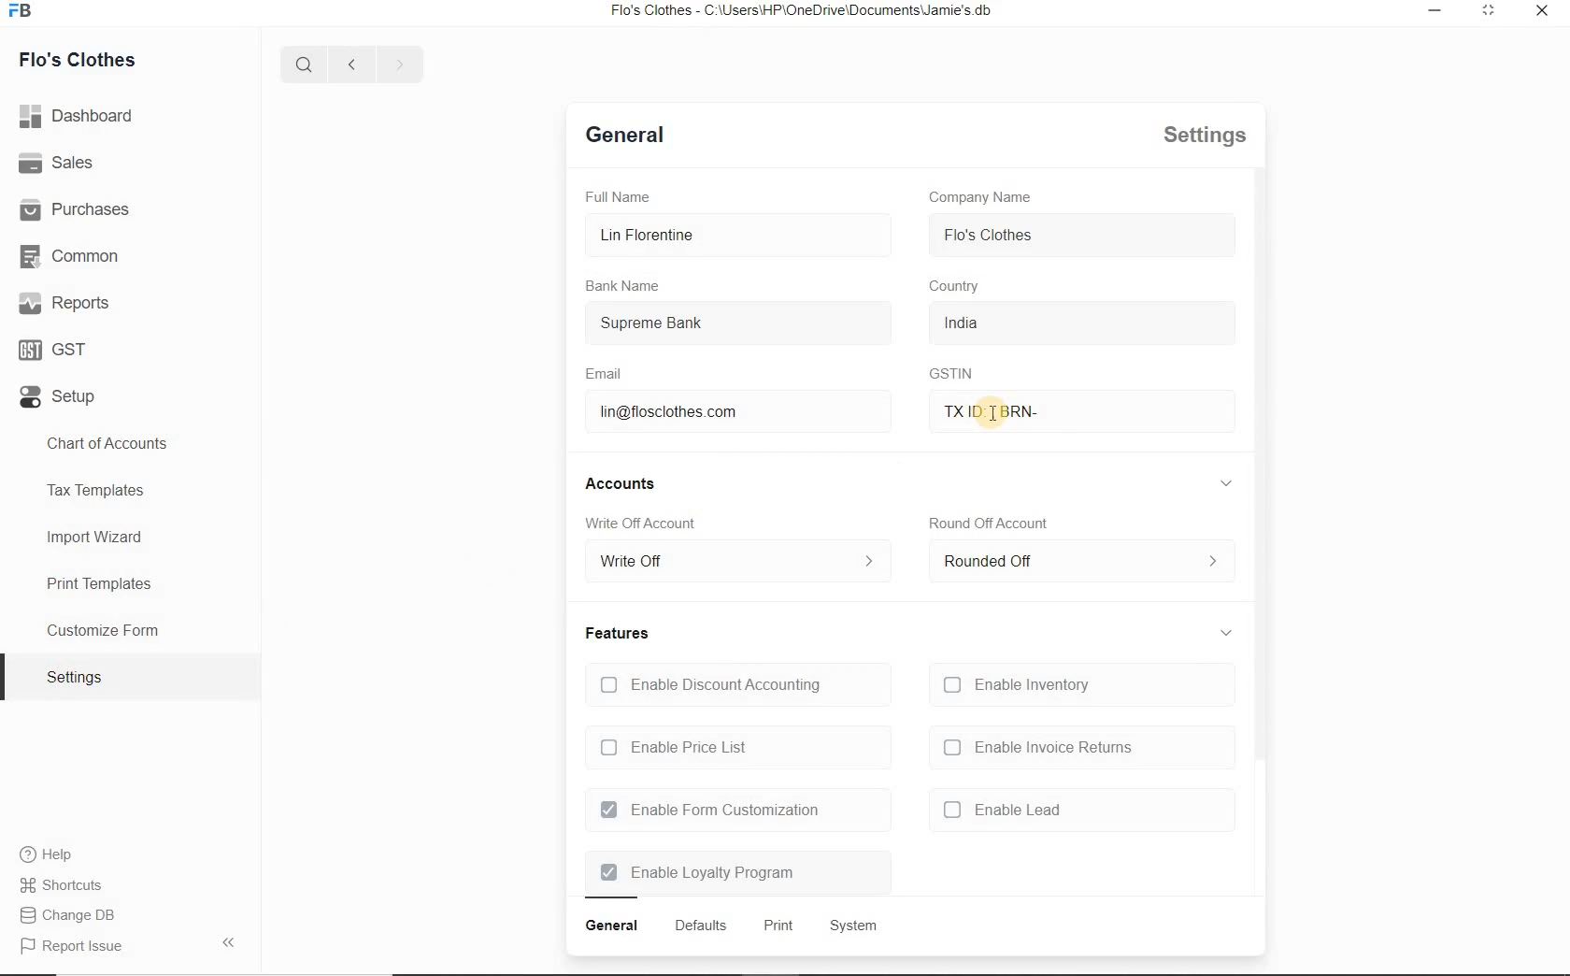  I want to click on write off, so click(735, 563).